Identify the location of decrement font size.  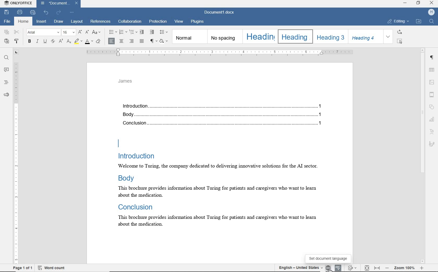
(87, 32).